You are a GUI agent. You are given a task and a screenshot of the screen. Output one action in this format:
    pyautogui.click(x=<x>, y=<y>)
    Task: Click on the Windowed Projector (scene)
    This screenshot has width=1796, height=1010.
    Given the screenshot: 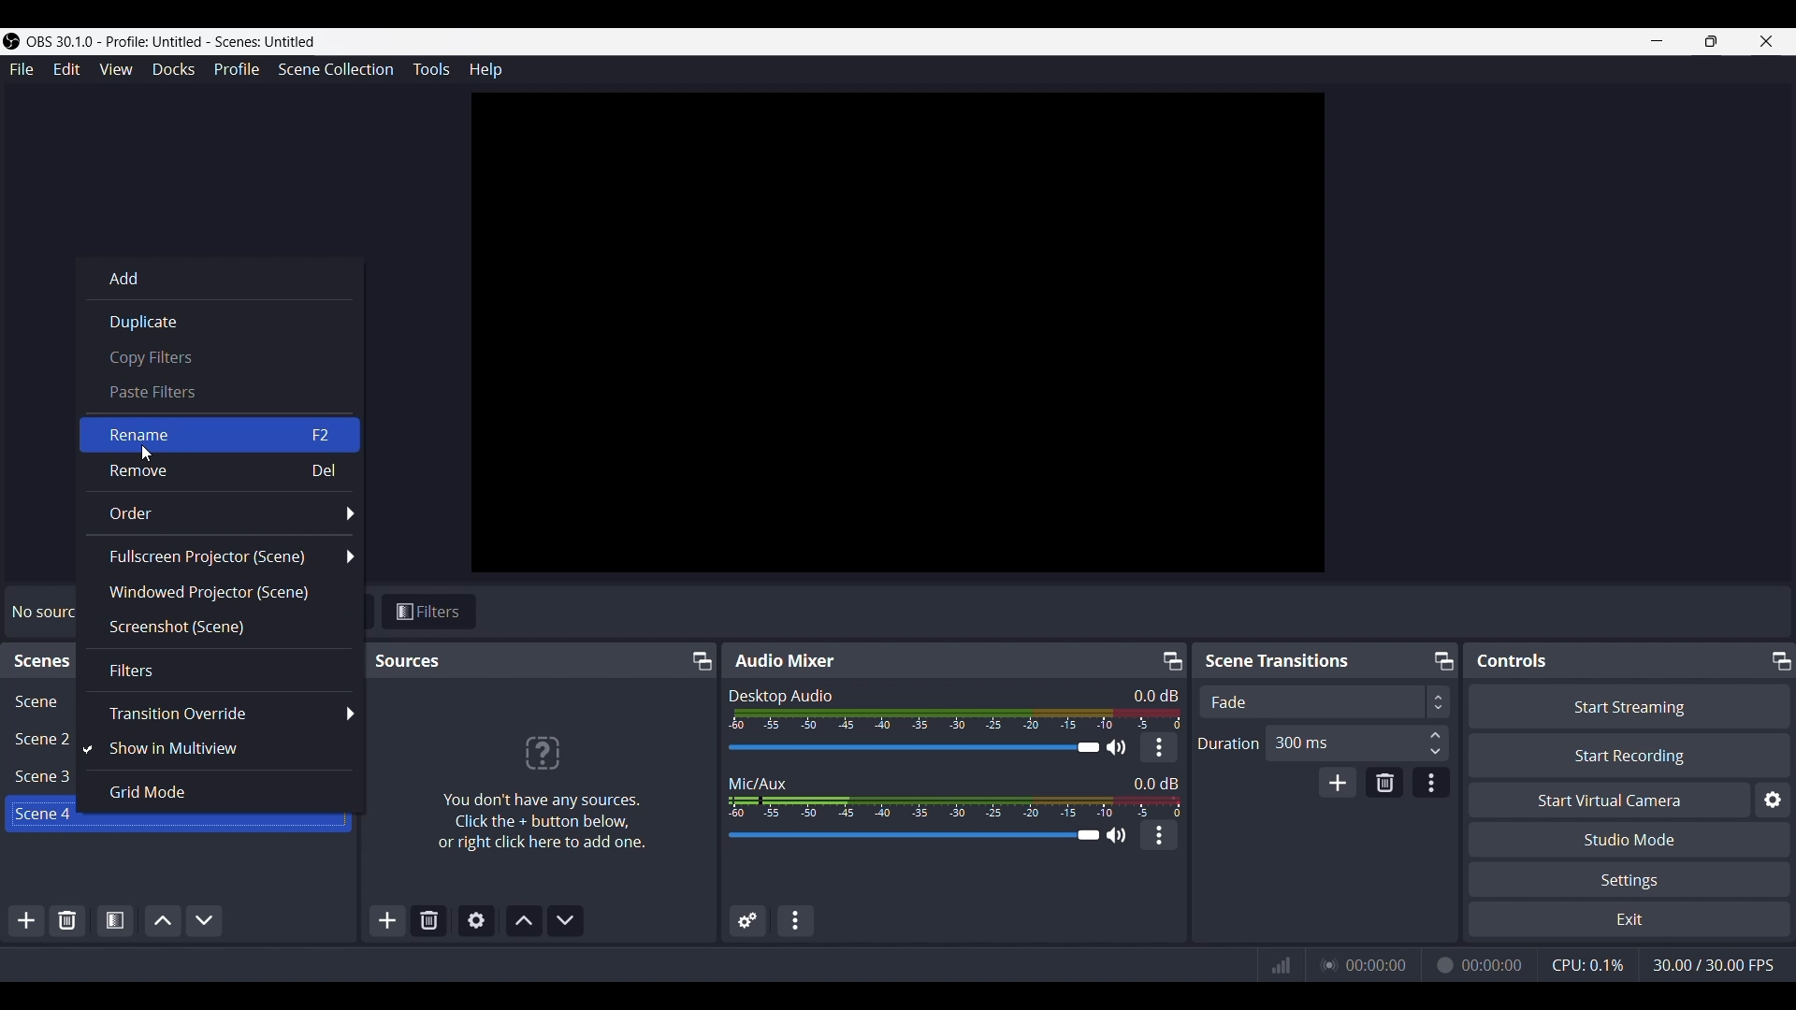 What is the action you would take?
    pyautogui.click(x=214, y=591)
    